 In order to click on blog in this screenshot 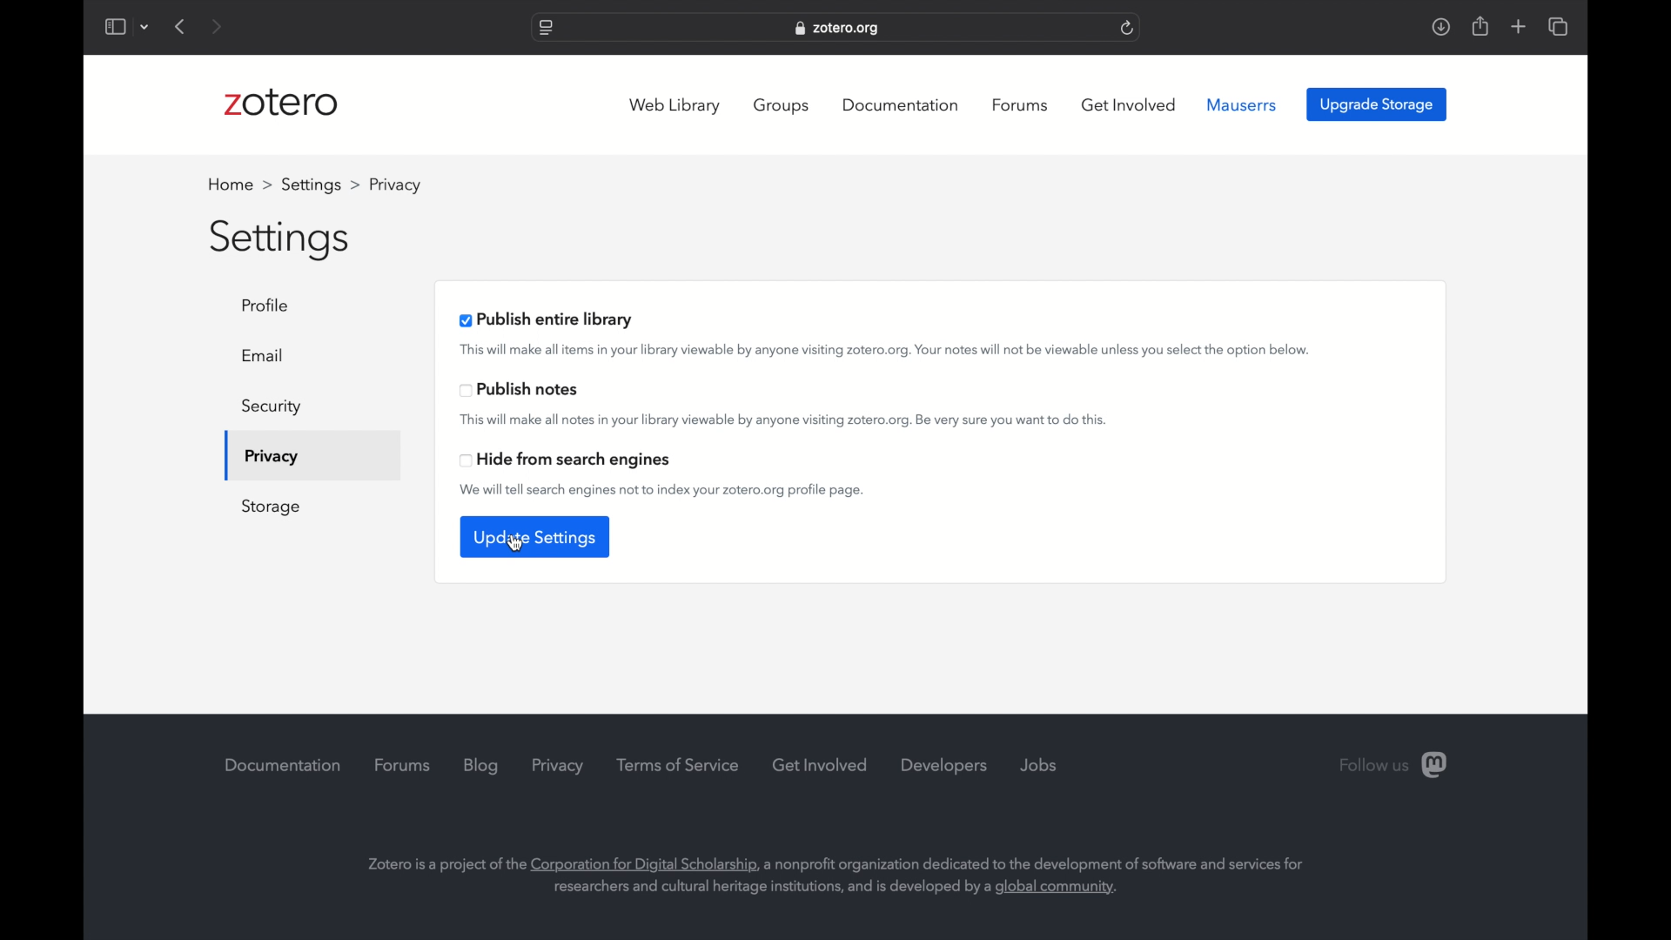, I will do `click(481, 766)`.